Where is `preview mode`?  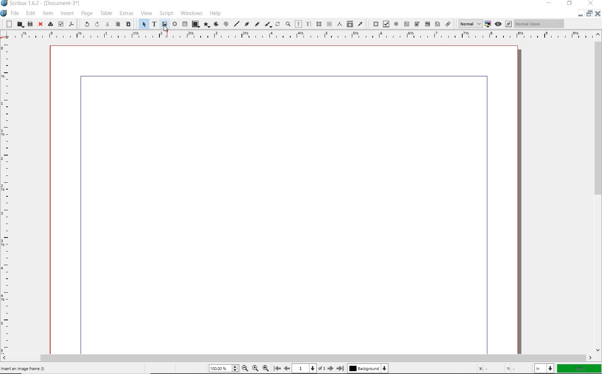 preview mode is located at coordinates (503, 24).